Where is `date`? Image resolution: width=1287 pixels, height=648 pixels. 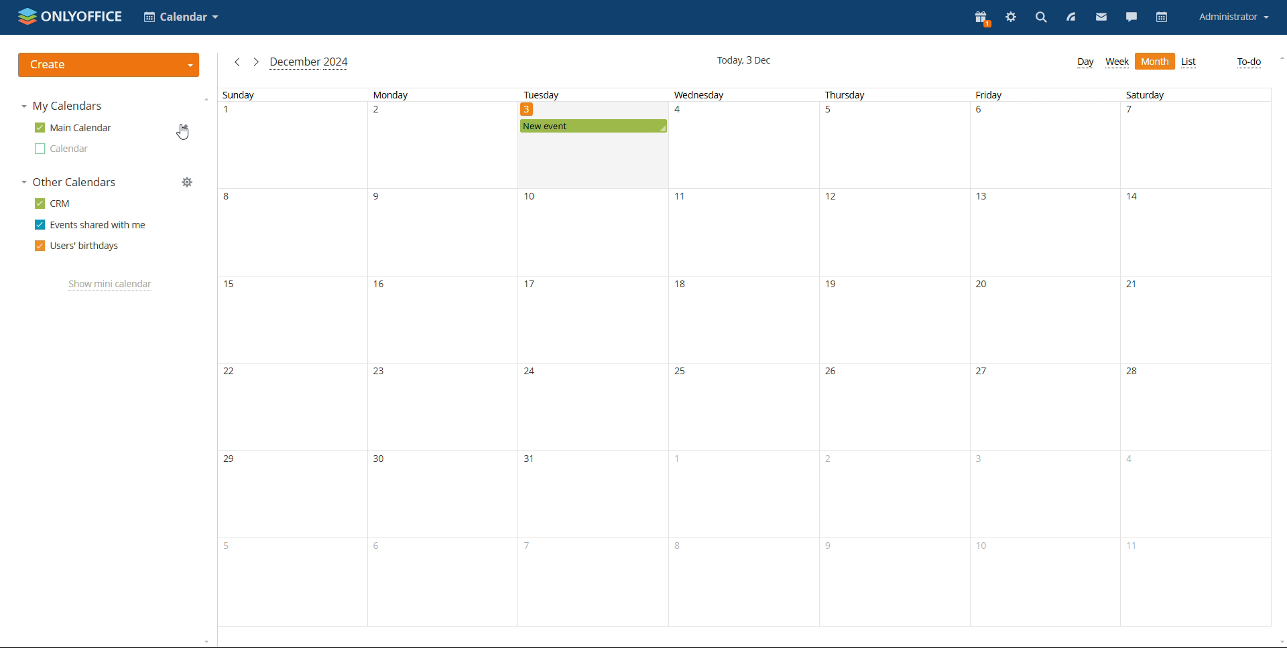
date is located at coordinates (289, 493).